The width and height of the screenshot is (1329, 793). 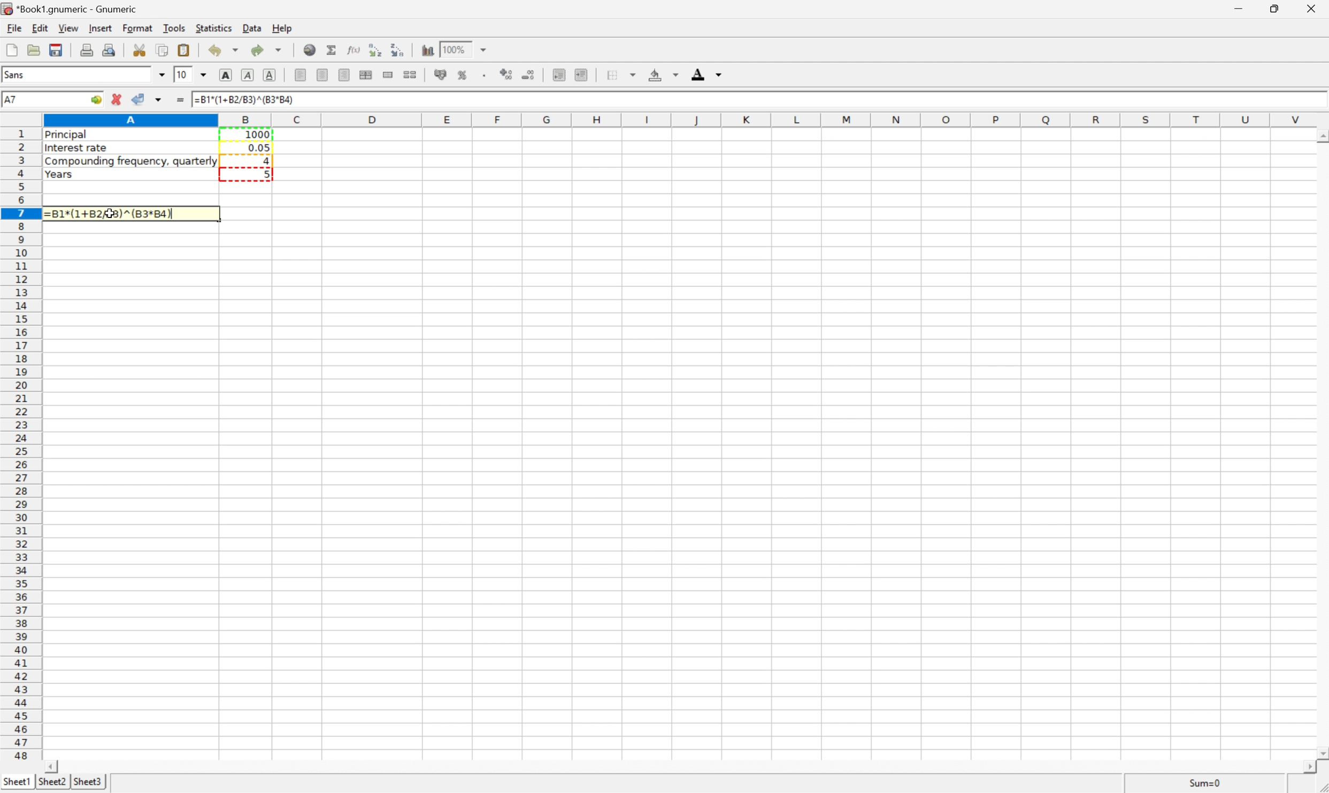 What do you see at coordinates (88, 781) in the screenshot?
I see `sheet3` at bounding box center [88, 781].